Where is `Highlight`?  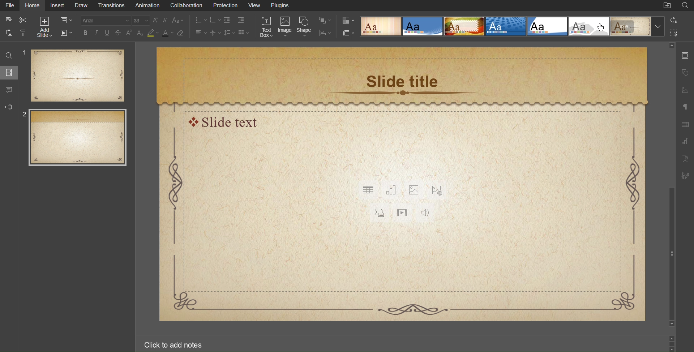
Highlight is located at coordinates (153, 33).